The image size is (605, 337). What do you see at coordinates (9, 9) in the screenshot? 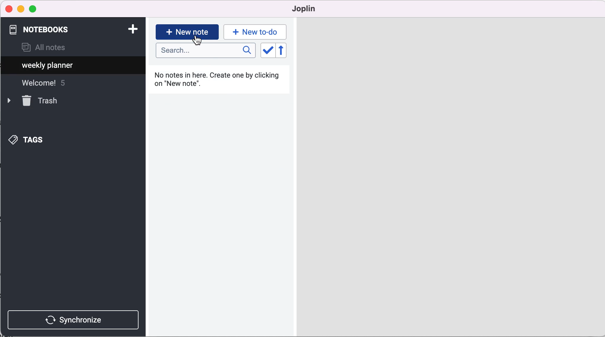
I see `close` at bounding box center [9, 9].